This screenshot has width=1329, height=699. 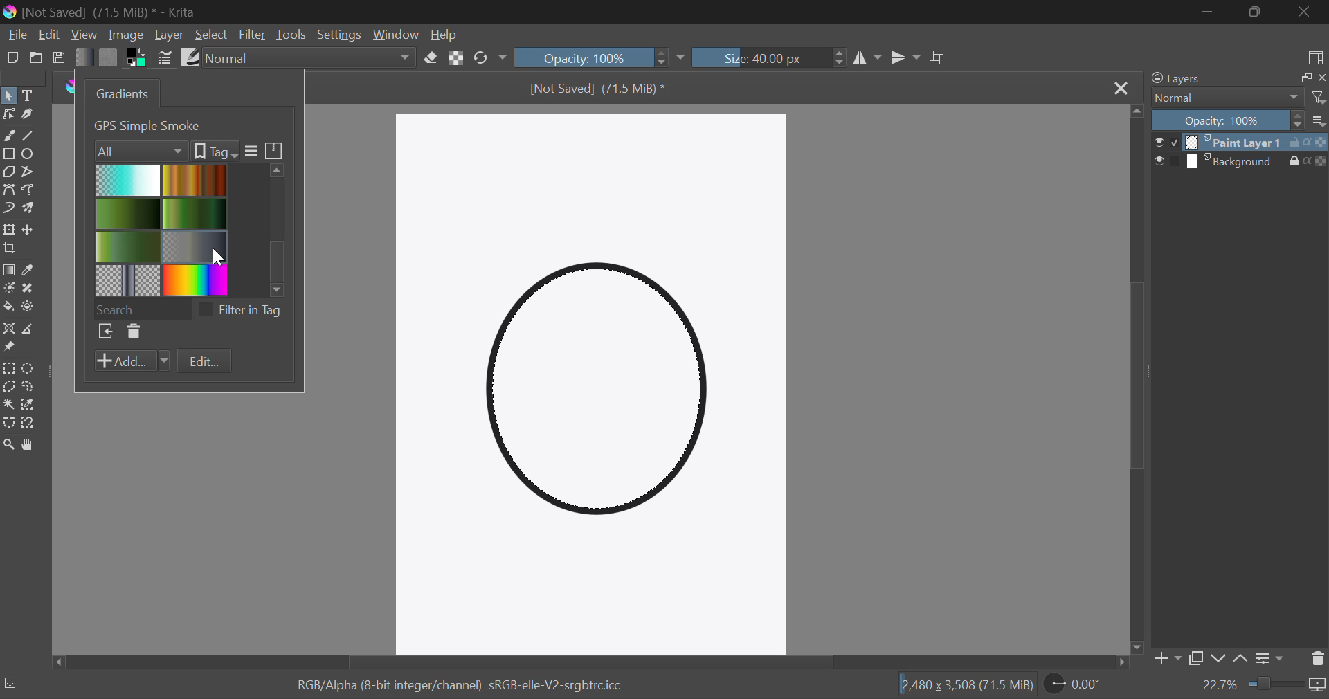 I want to click on Similar Color Selection, so click(x=34, y=403).